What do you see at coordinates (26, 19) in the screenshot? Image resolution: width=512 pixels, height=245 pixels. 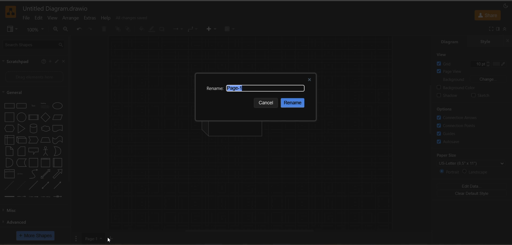 I see `file` at bounding box center [26, 19].